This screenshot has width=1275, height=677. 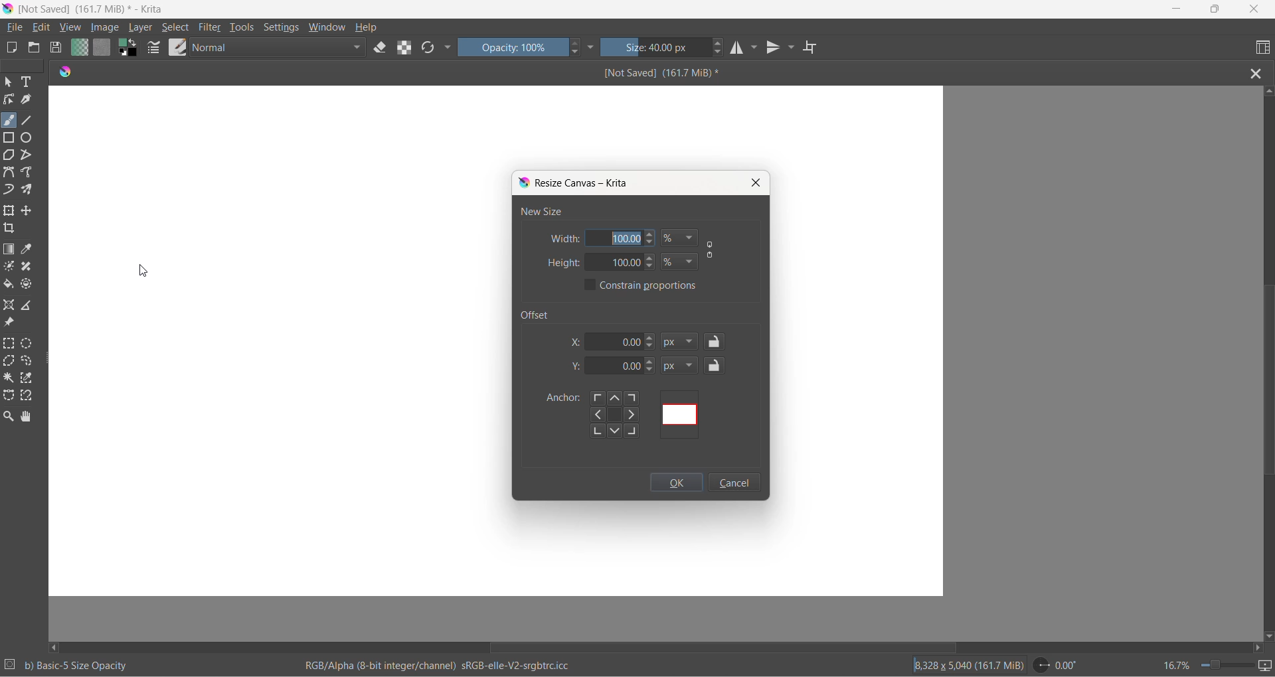 What do you see at coordinates (29, 118) in the screenshot?
I see `line tool` at bounding box center [29, 118].